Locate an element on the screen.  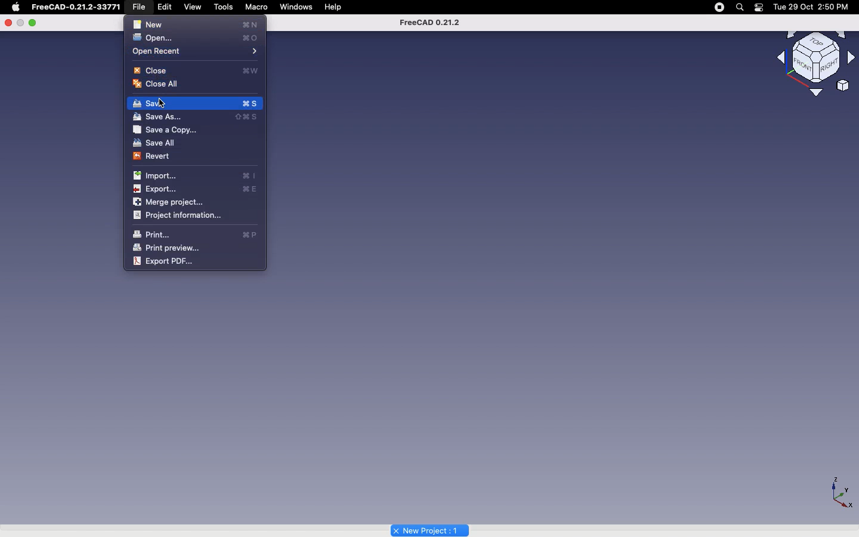
FreeCAD is located at coordinates (77, 7).